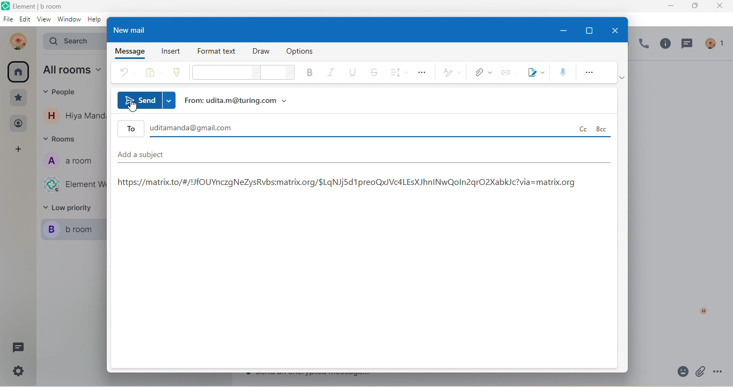  Describe the element at coordinates (17, 374) in the screenshot. I see `setting` at that location.